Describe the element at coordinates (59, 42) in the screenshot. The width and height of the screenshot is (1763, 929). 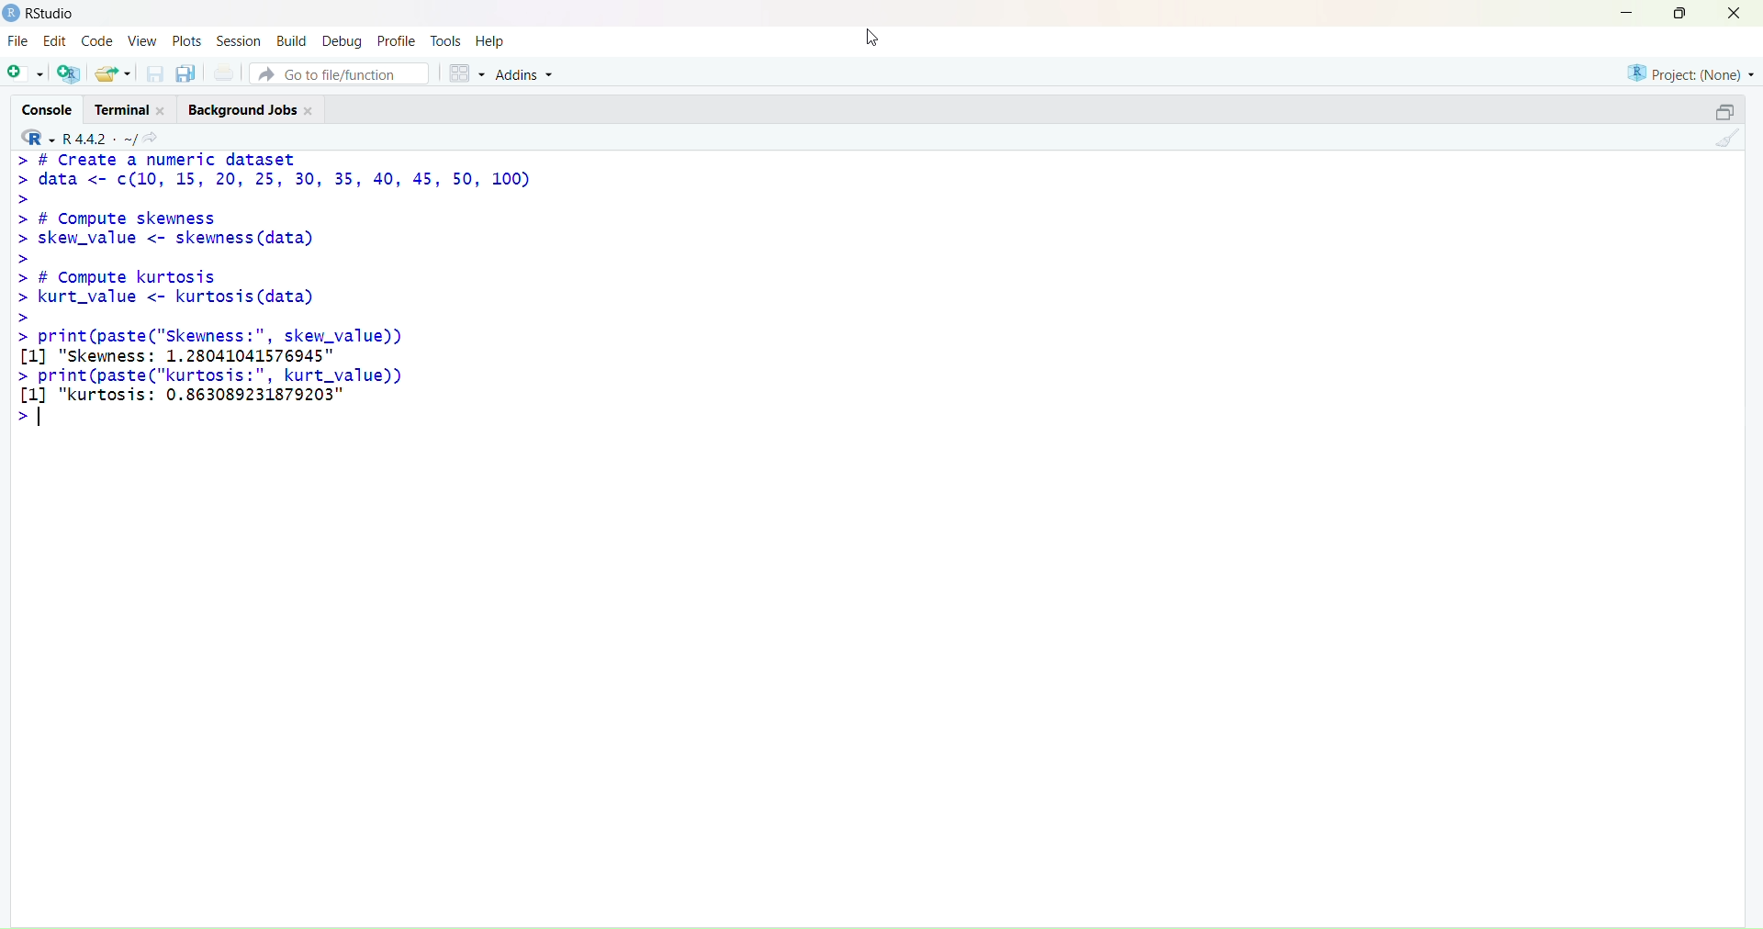
I see `Edit` at that location.